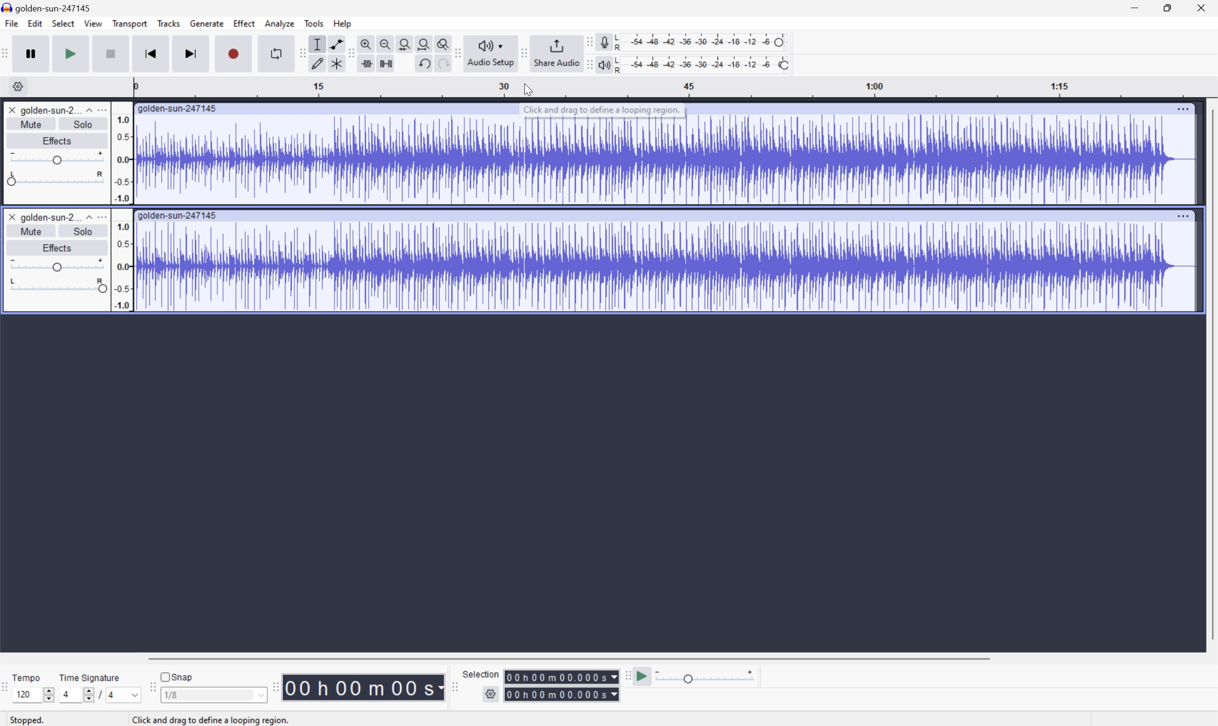  Describe the element at coordinates (168, 25) in the screenshot. I see `Tracks` at that location.